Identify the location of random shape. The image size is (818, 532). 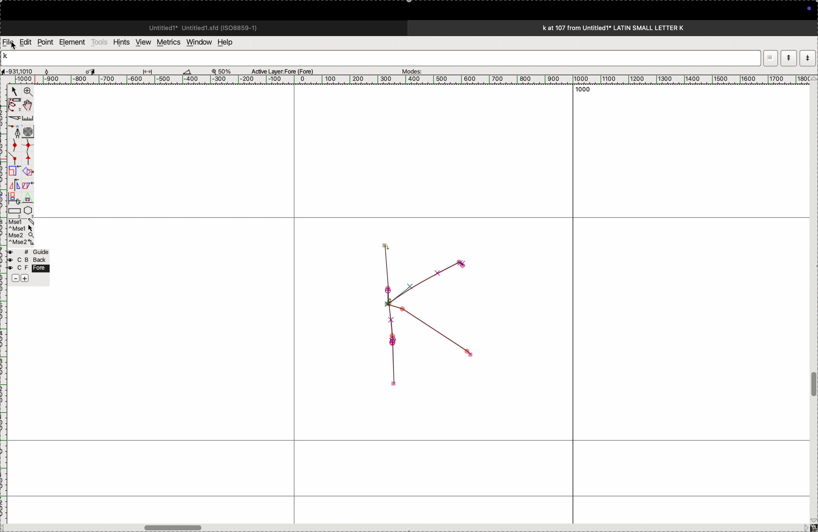
(420, 316).